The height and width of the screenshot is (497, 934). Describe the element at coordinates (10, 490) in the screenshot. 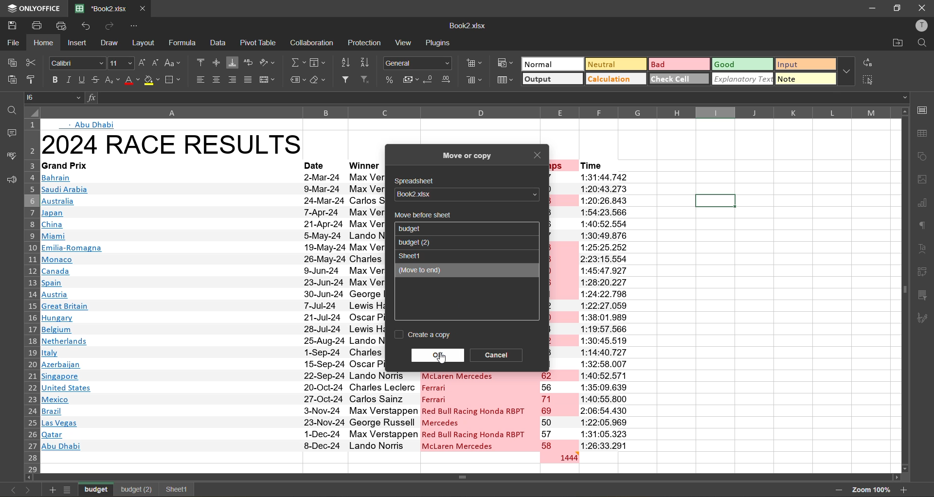

I see `previous` at that location.